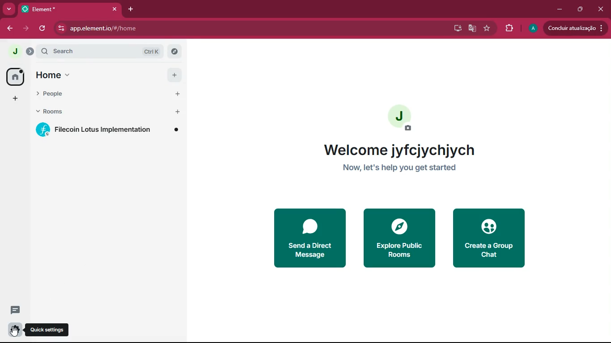 The height and width of the screenshot is (343, 611). Describe the element at coordinates (14, 331) in the screenshot. I see `cursor` at that location.